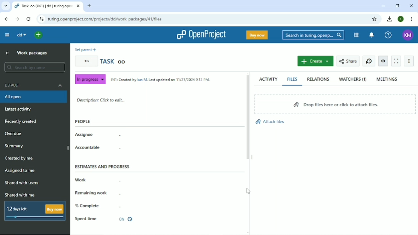 This screenshot has height=235, width=418. What do you see at coordinates (257, 35) in the screenshot?
I see `Buy now` at bounding box center [257, 35].